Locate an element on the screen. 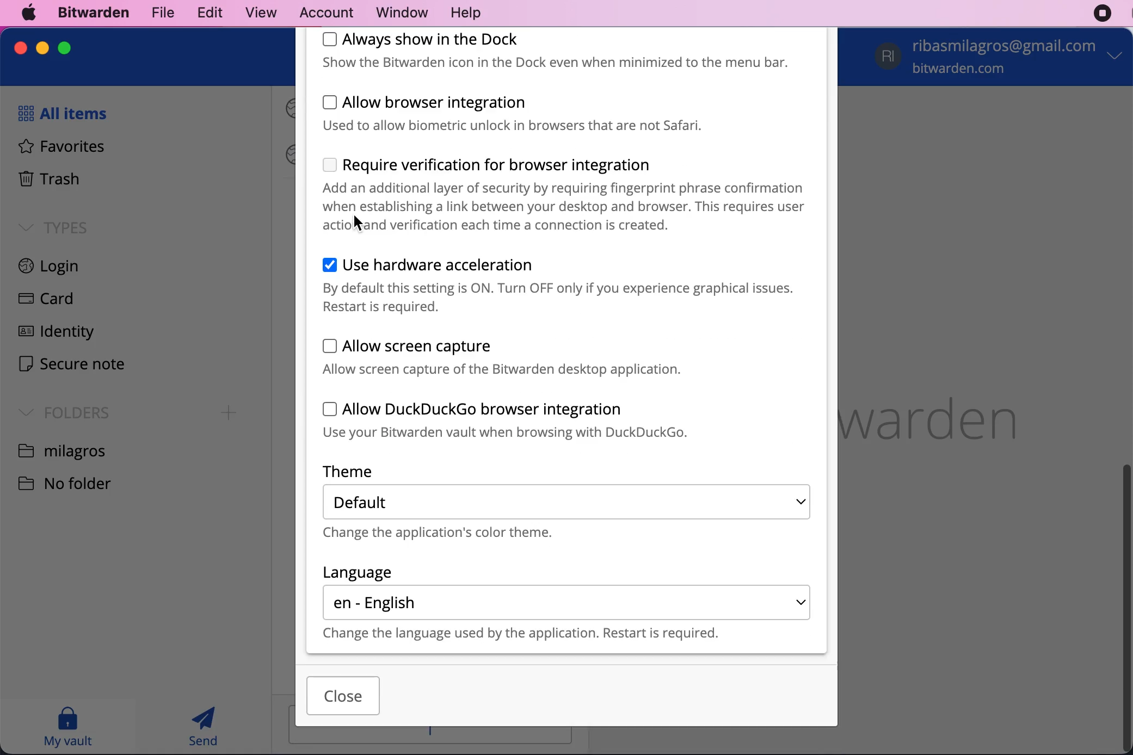 This screenshot has width=1133, height=755. close is located at coordinates (21, 48).